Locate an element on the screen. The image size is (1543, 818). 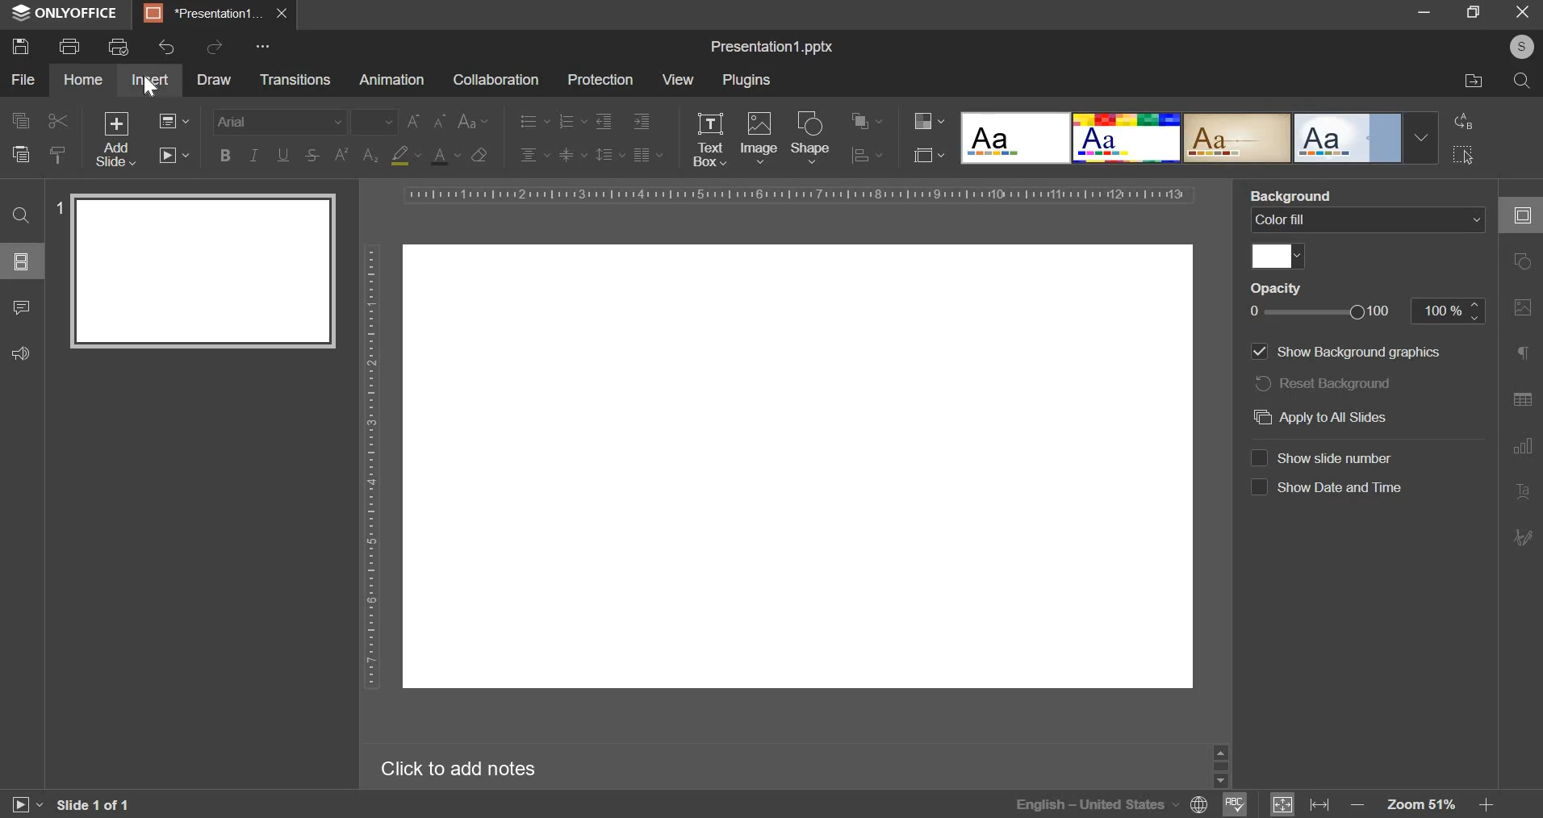
exit is located at coordinates (1521, 11).